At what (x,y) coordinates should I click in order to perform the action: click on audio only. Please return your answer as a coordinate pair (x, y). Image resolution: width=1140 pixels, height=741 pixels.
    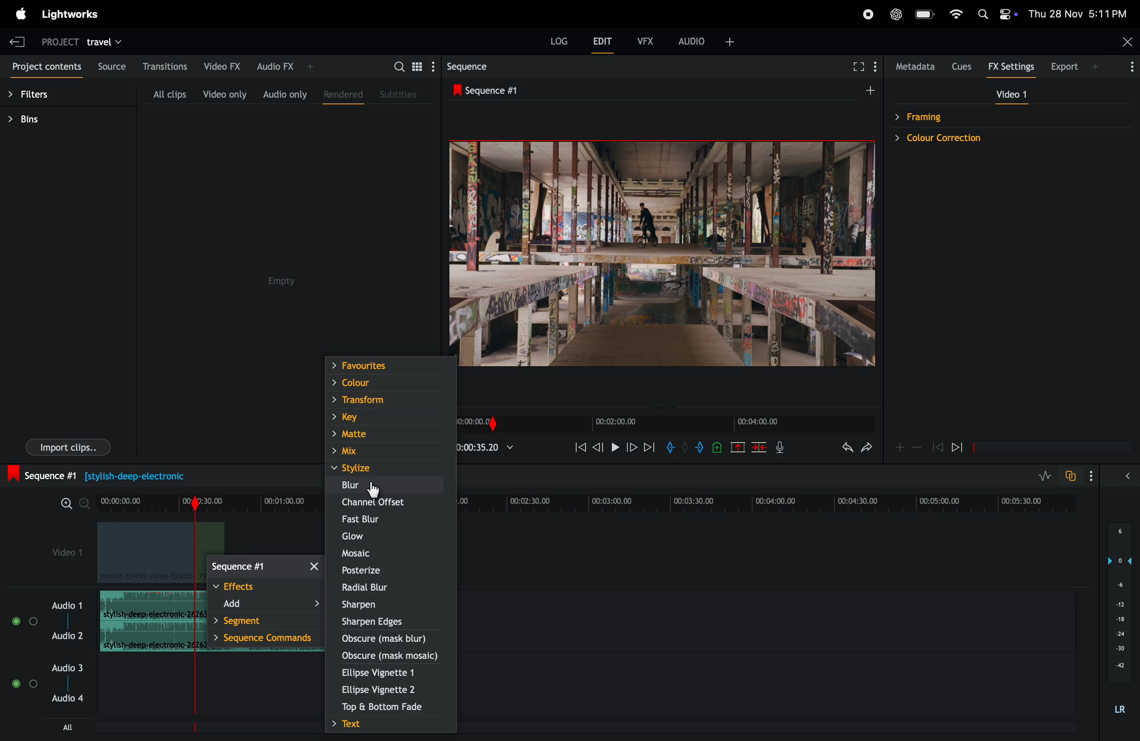
    Looking at the image, I should click on (285, 94).